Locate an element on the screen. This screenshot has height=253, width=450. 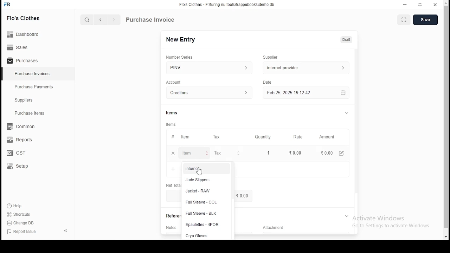
Shortcuts is located at coordinates (21, 214).